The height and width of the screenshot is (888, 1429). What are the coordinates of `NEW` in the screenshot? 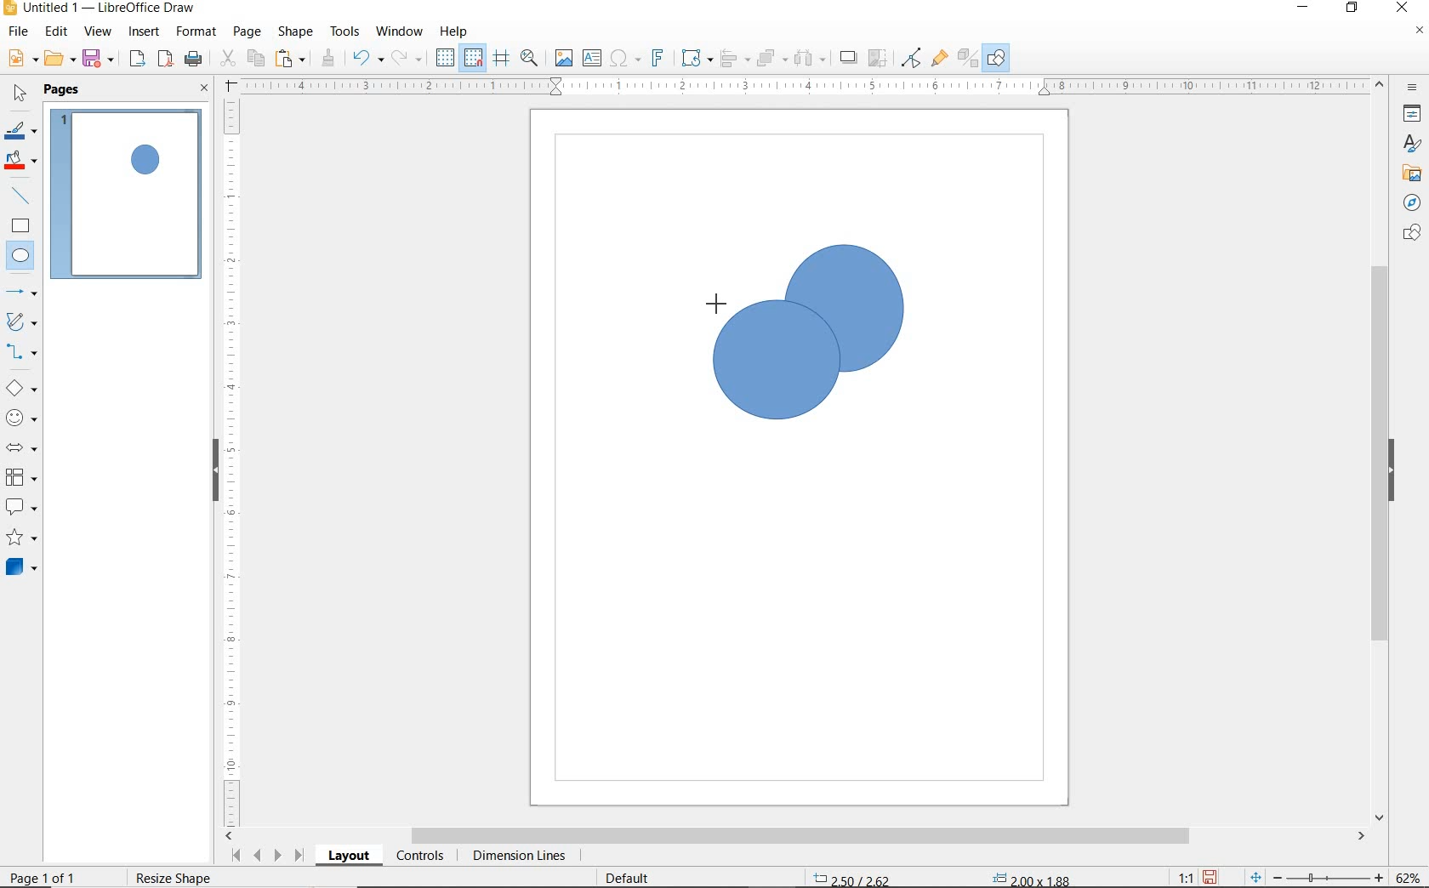 It's located at (20, 59).